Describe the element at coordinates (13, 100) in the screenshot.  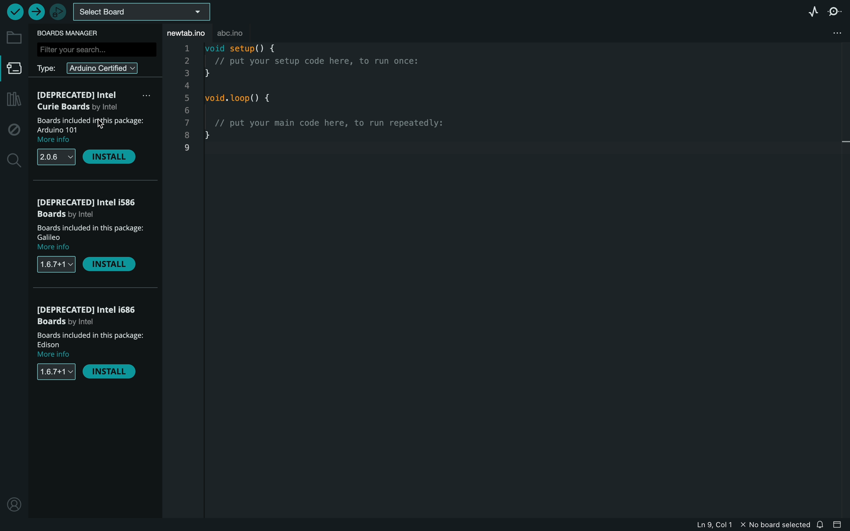
I see `library manager` at that location.